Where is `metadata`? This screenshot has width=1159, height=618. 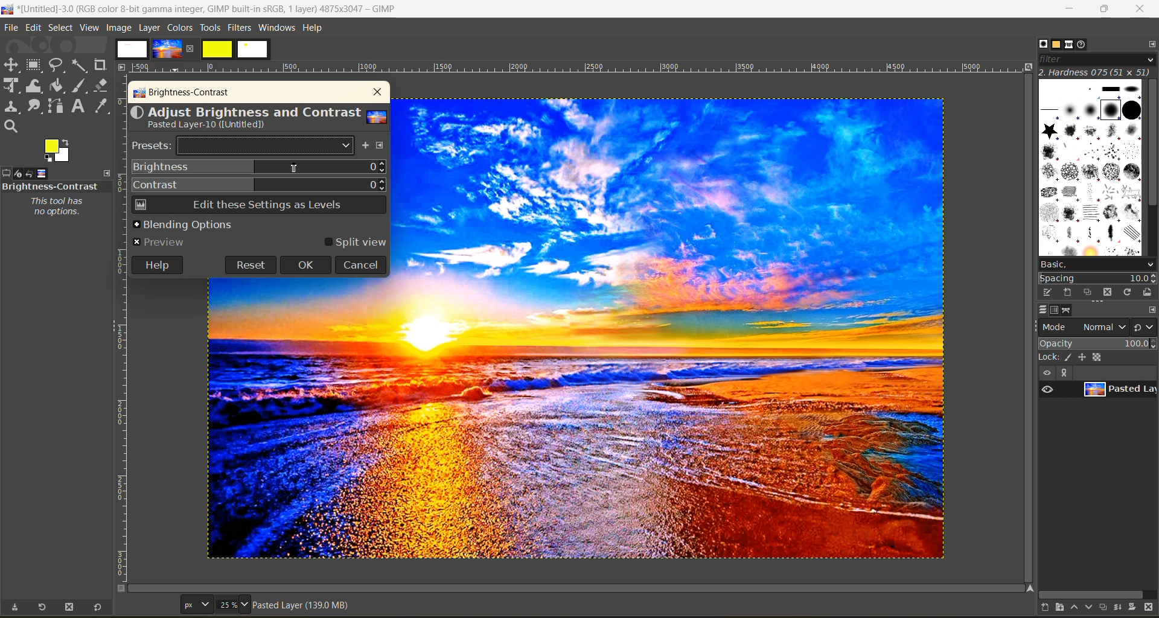 metadata is located at coordinates (304, 607).